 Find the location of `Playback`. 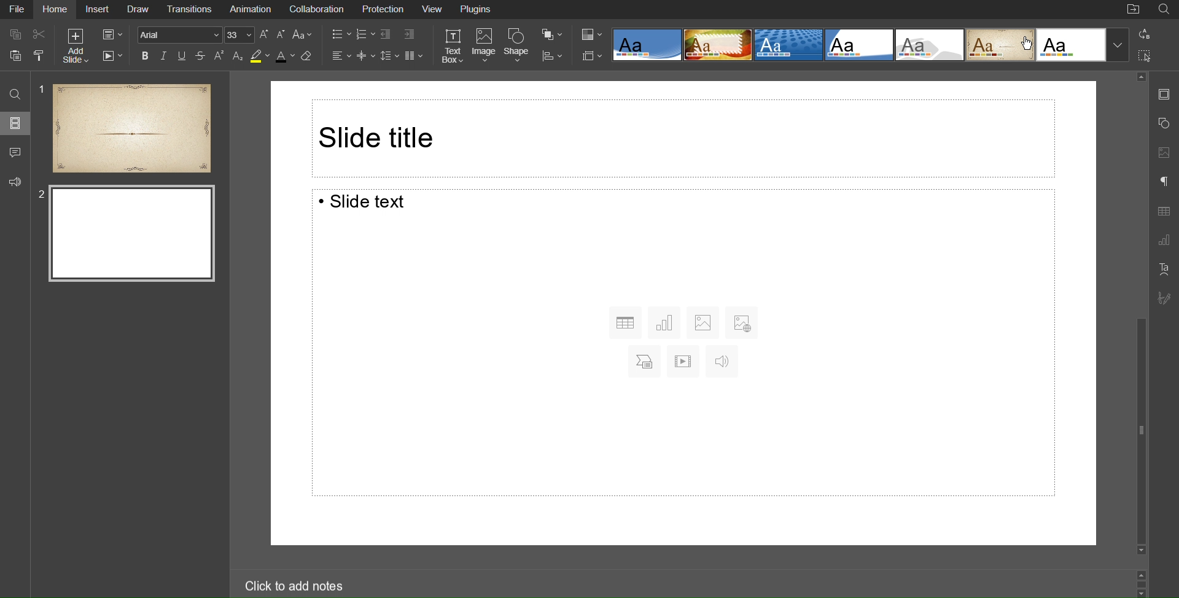

Playback is located at coordinates (110, 56).